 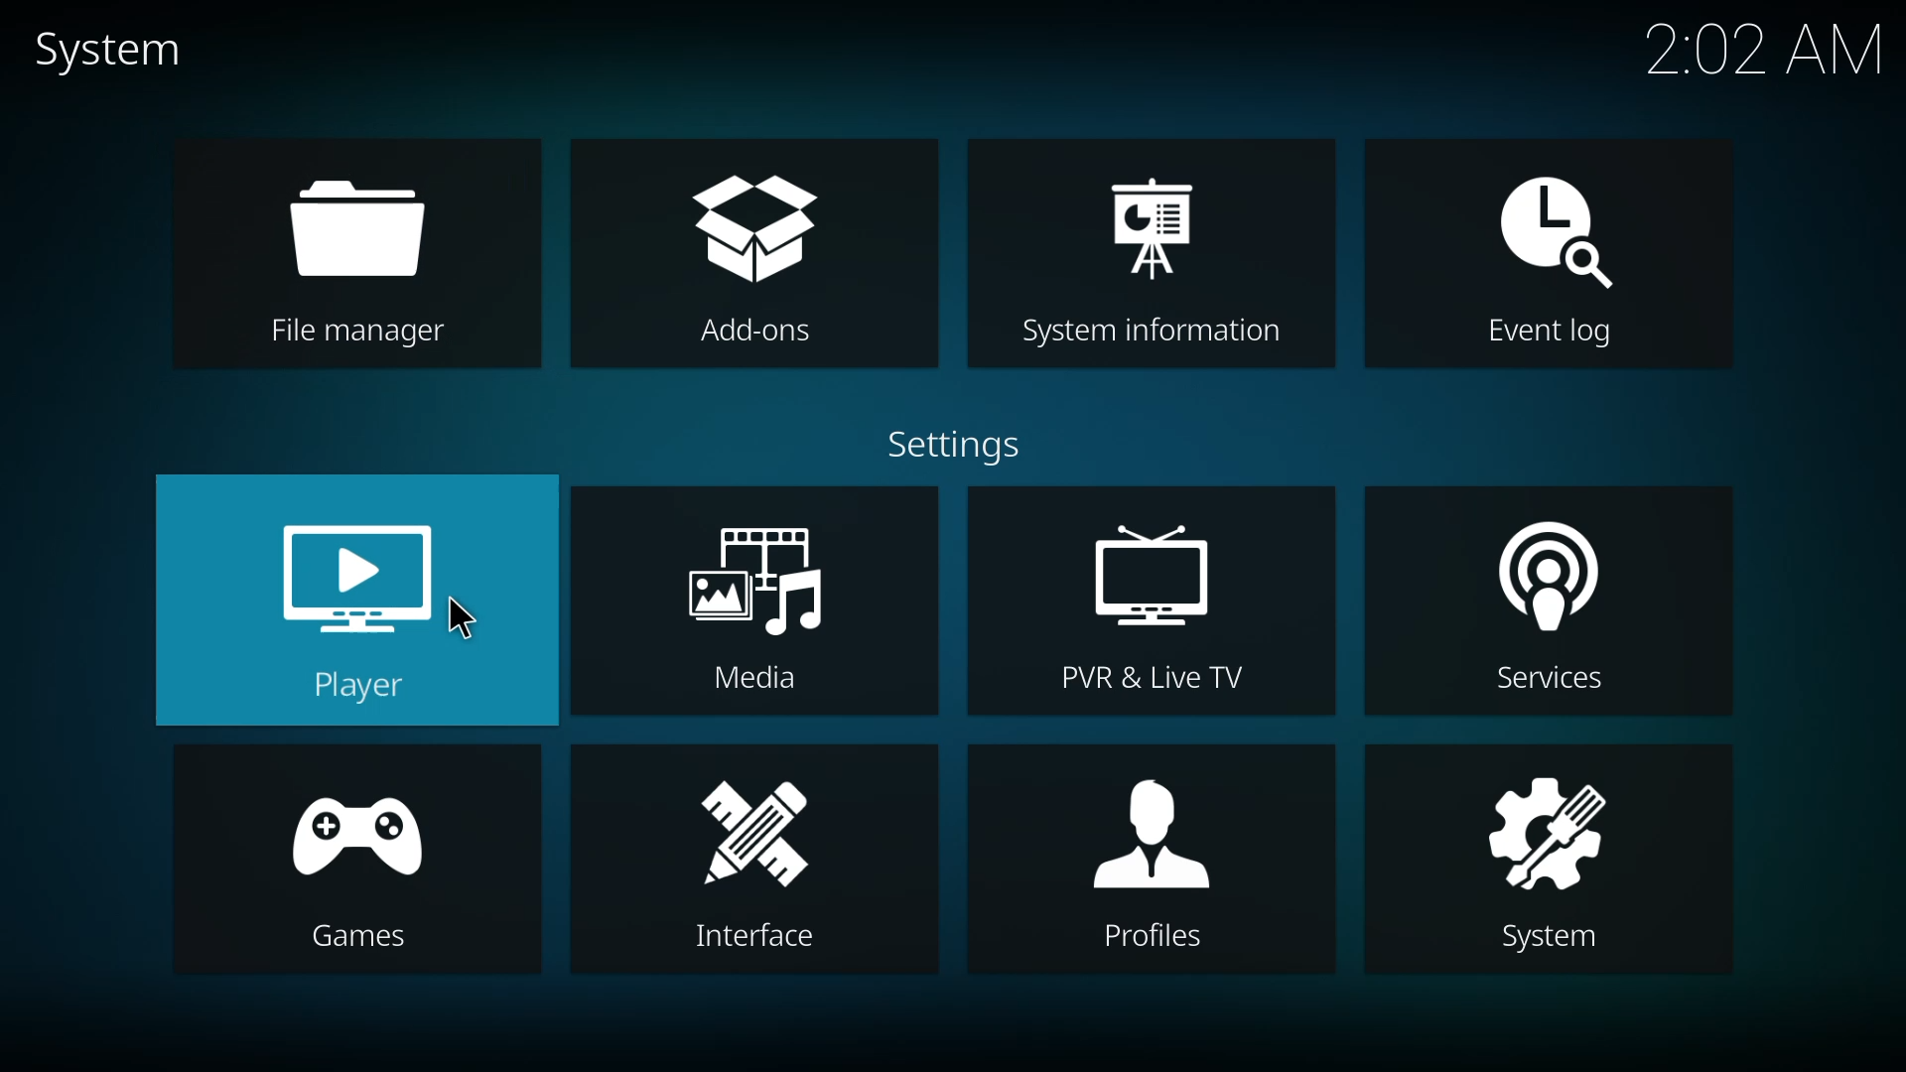 What do you see at coordinates (750, 602) in the screenshot?
I see `media` at bounding box center [750, 602].